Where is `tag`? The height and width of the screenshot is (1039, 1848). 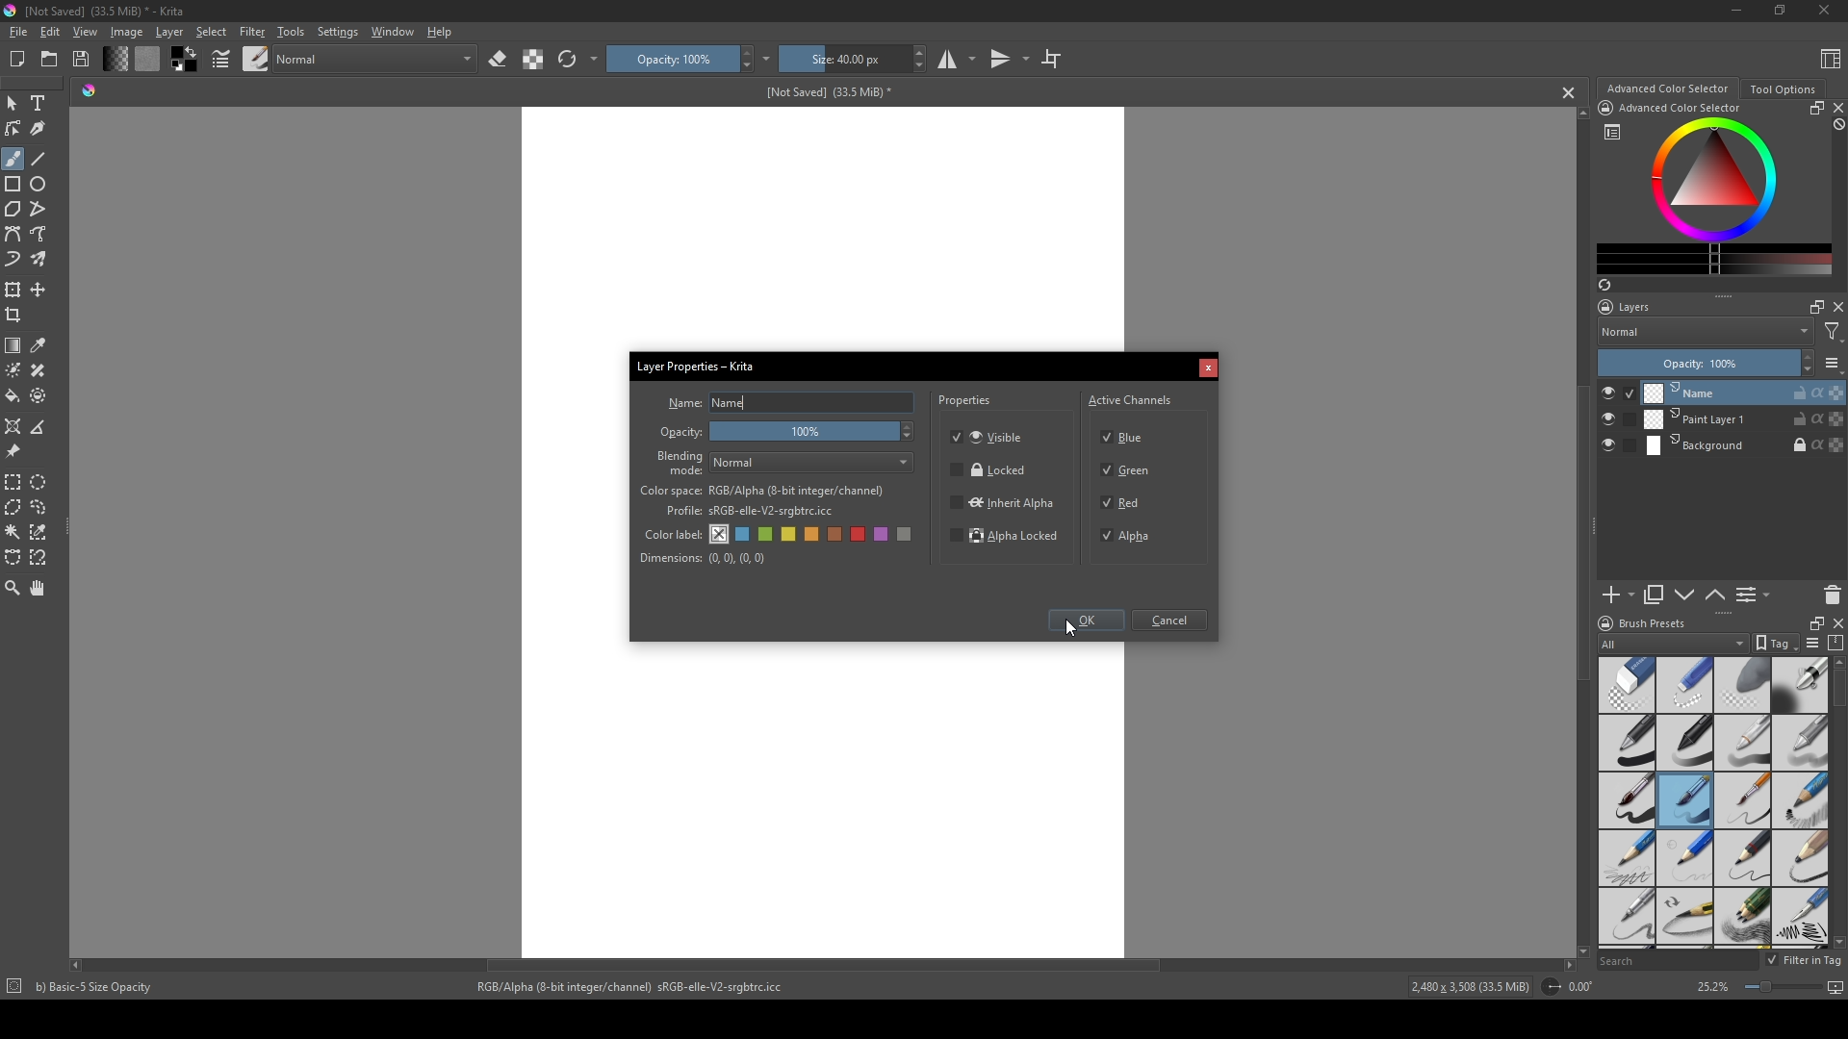
tag is located at coordinates (1774, 644).